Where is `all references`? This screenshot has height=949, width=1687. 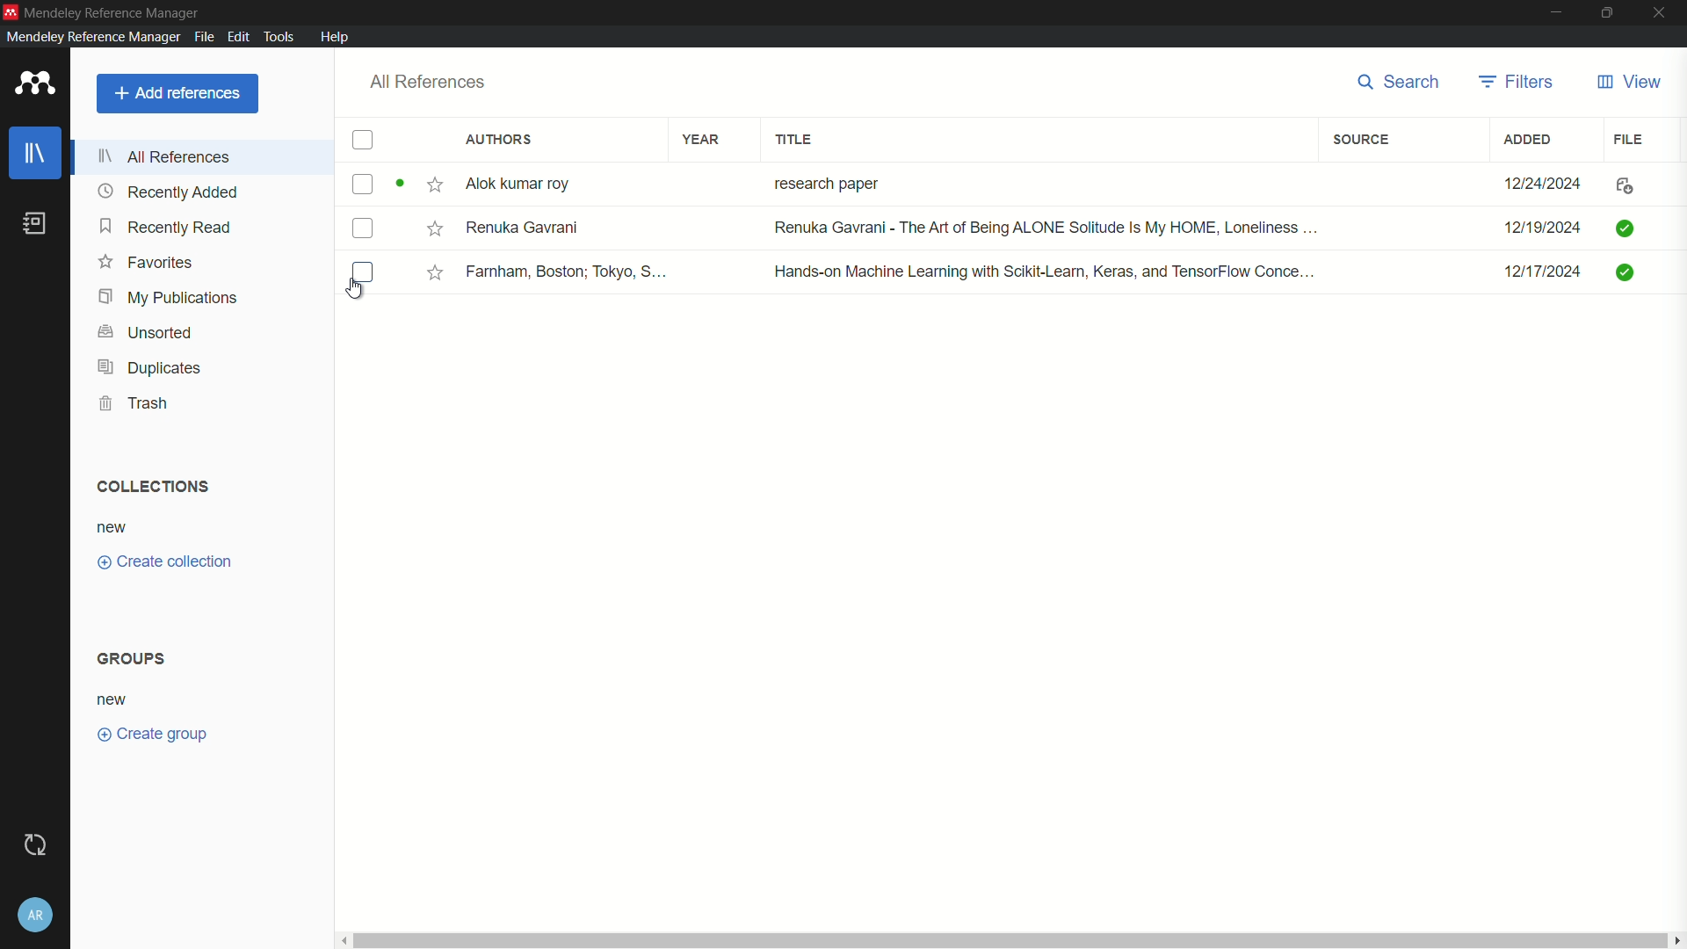
all references is located at coordinates (164, 156).